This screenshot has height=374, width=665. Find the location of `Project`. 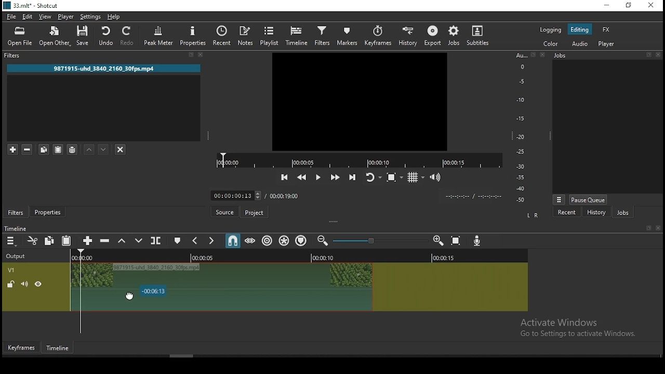

Project is located at coordinates (254, 211).